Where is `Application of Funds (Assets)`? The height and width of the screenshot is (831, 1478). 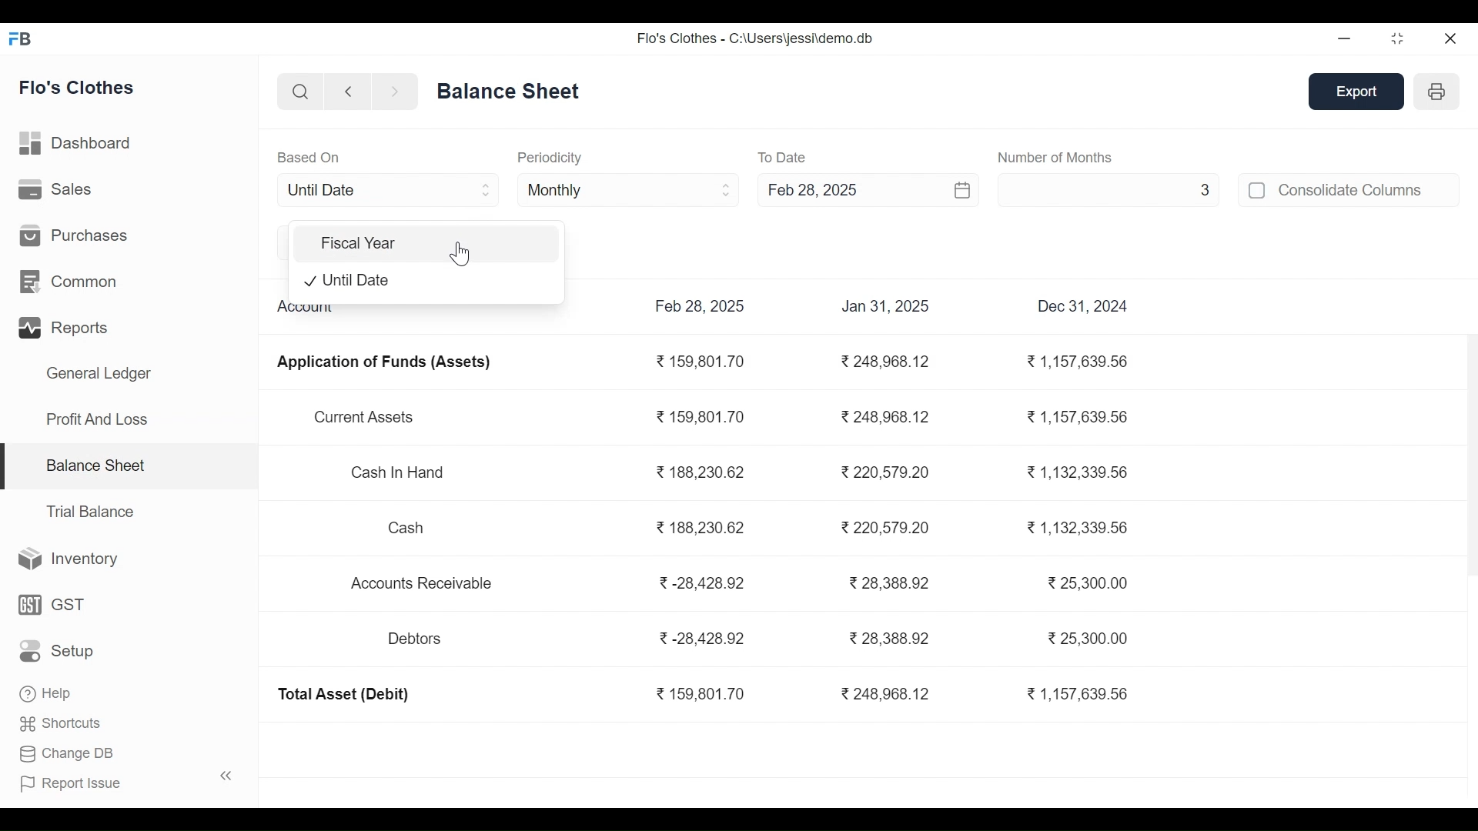
Application of Funds (Assets) is located at coordinates (383, 362).